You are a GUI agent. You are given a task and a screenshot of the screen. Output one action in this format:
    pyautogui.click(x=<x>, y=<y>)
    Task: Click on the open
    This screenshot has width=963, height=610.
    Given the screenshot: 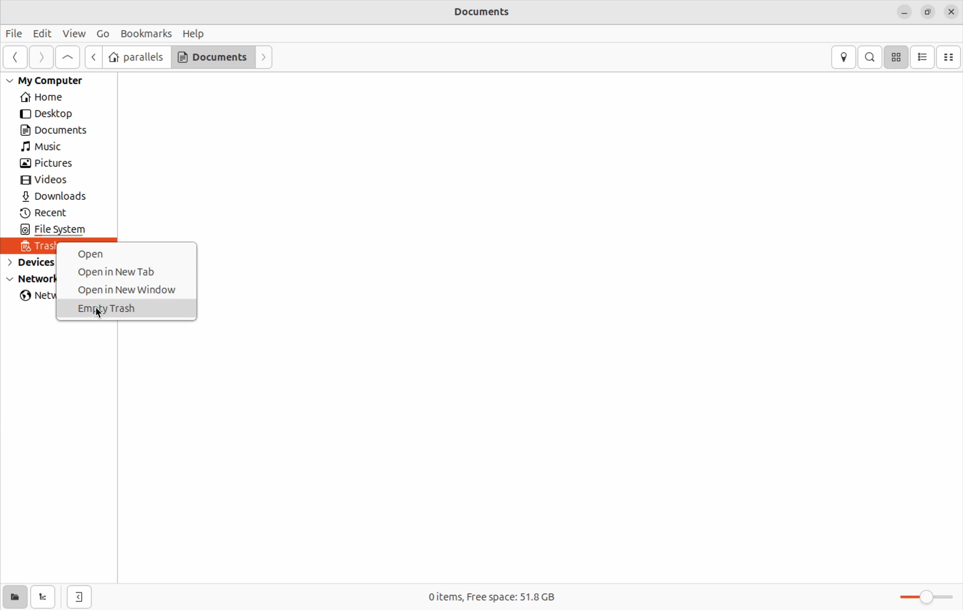 What is the action you would take?
    pyautogui.click(x=117, y=253)
    